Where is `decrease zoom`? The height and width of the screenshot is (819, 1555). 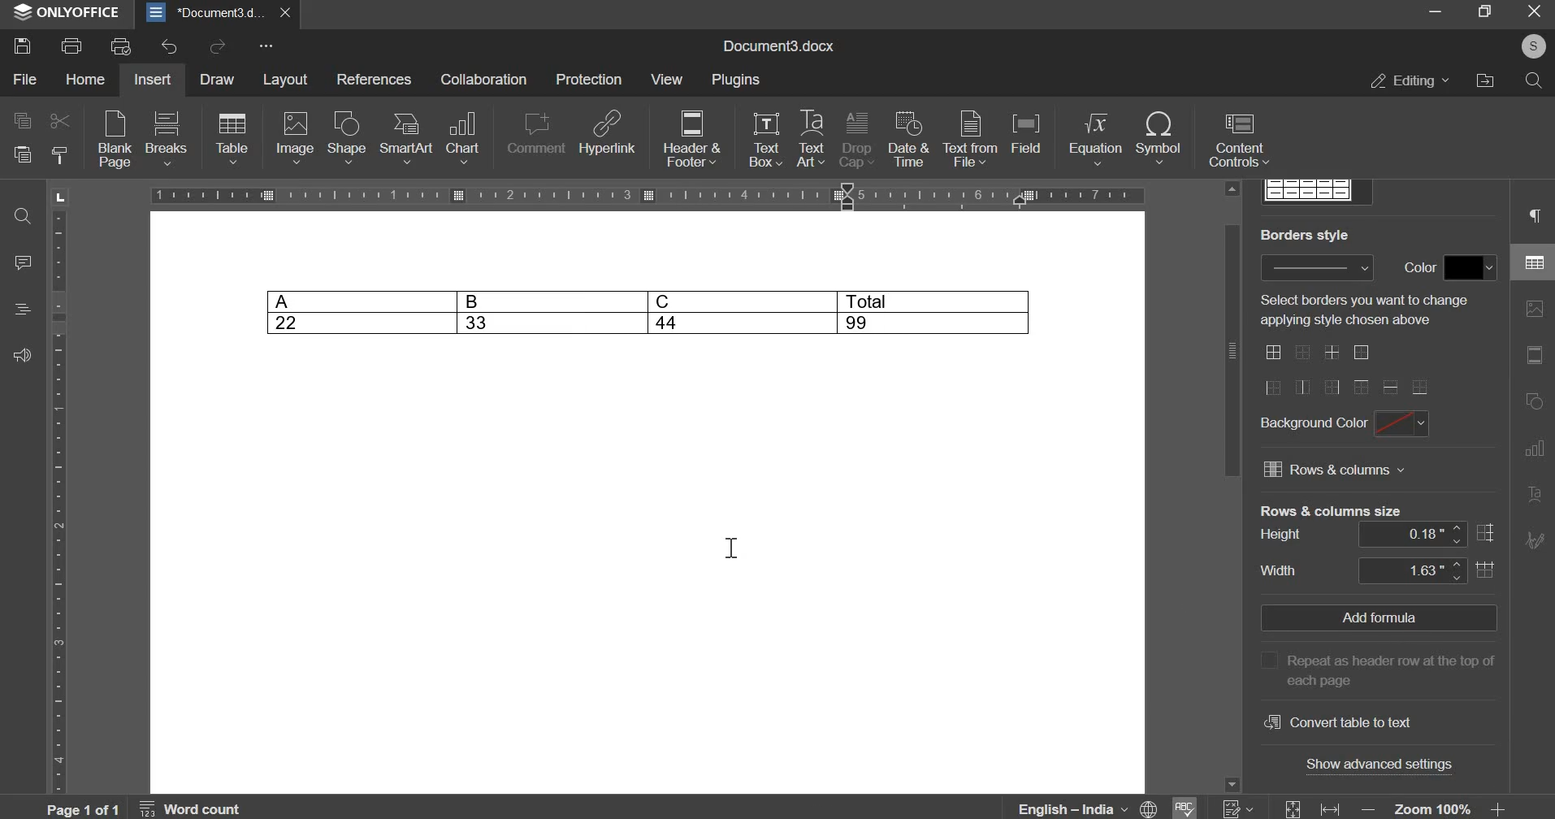
decrease zoom is located at coordinates (1367, 808).